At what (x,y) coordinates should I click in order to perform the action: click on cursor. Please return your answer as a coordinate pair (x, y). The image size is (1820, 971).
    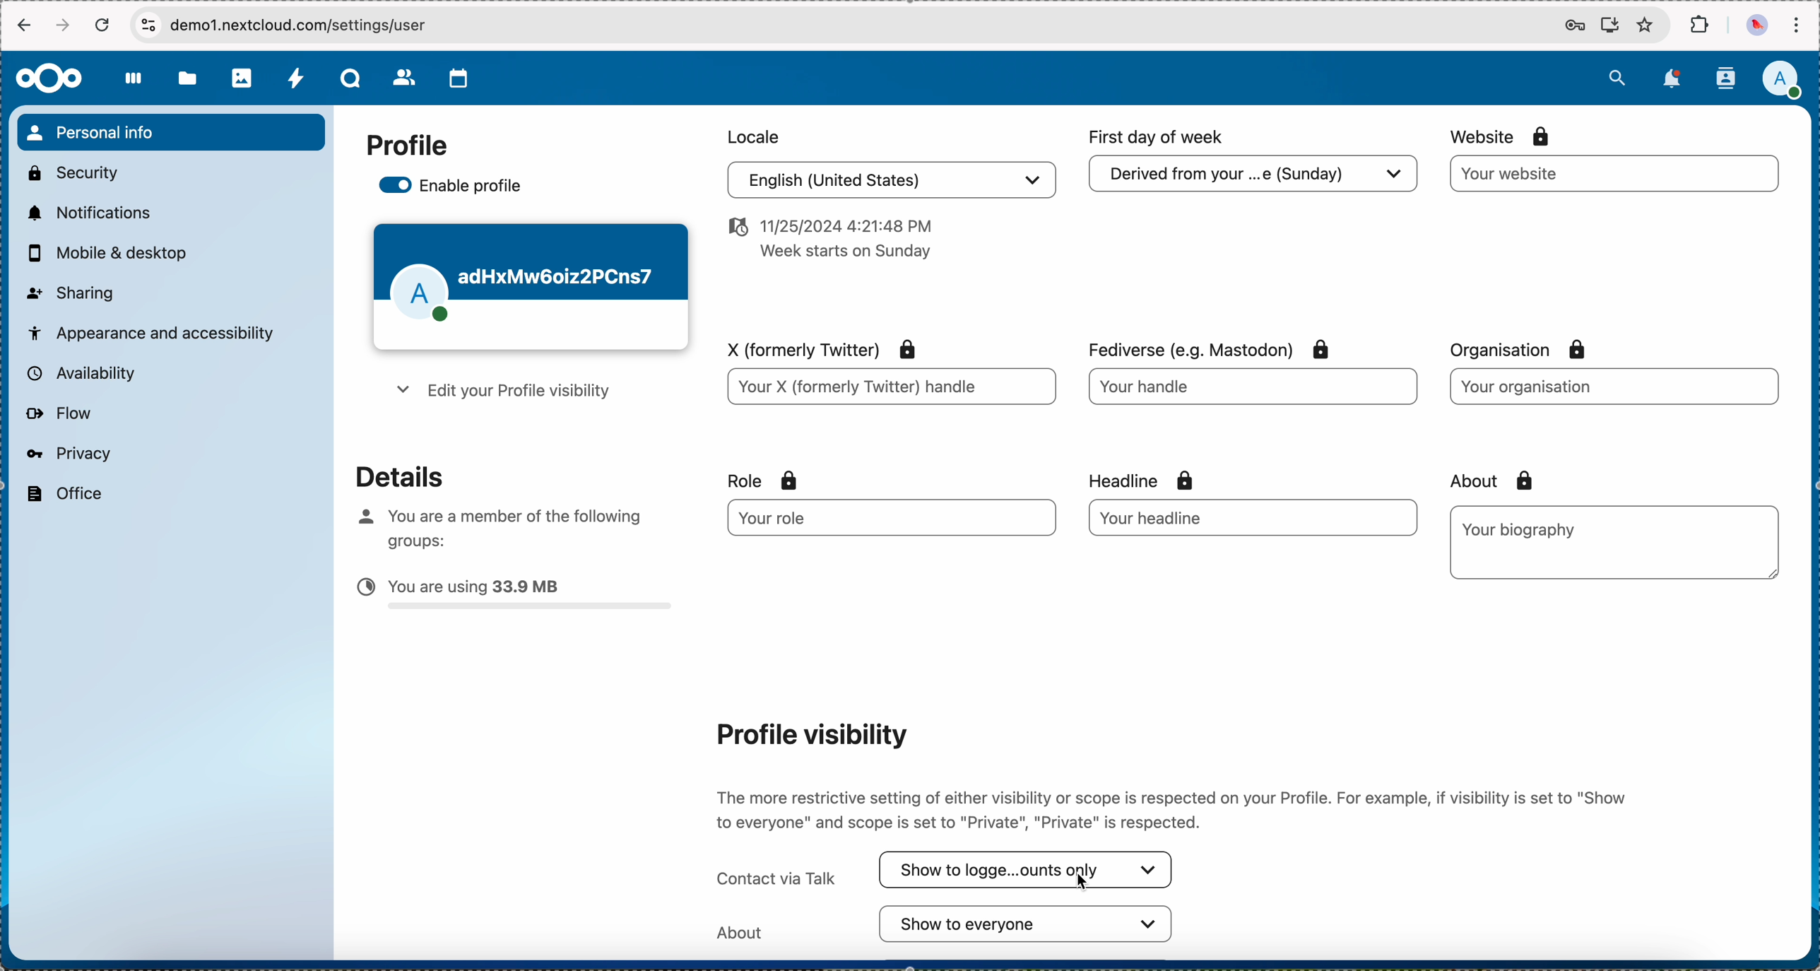
    Looking at the image, I should click on (1085, 880).